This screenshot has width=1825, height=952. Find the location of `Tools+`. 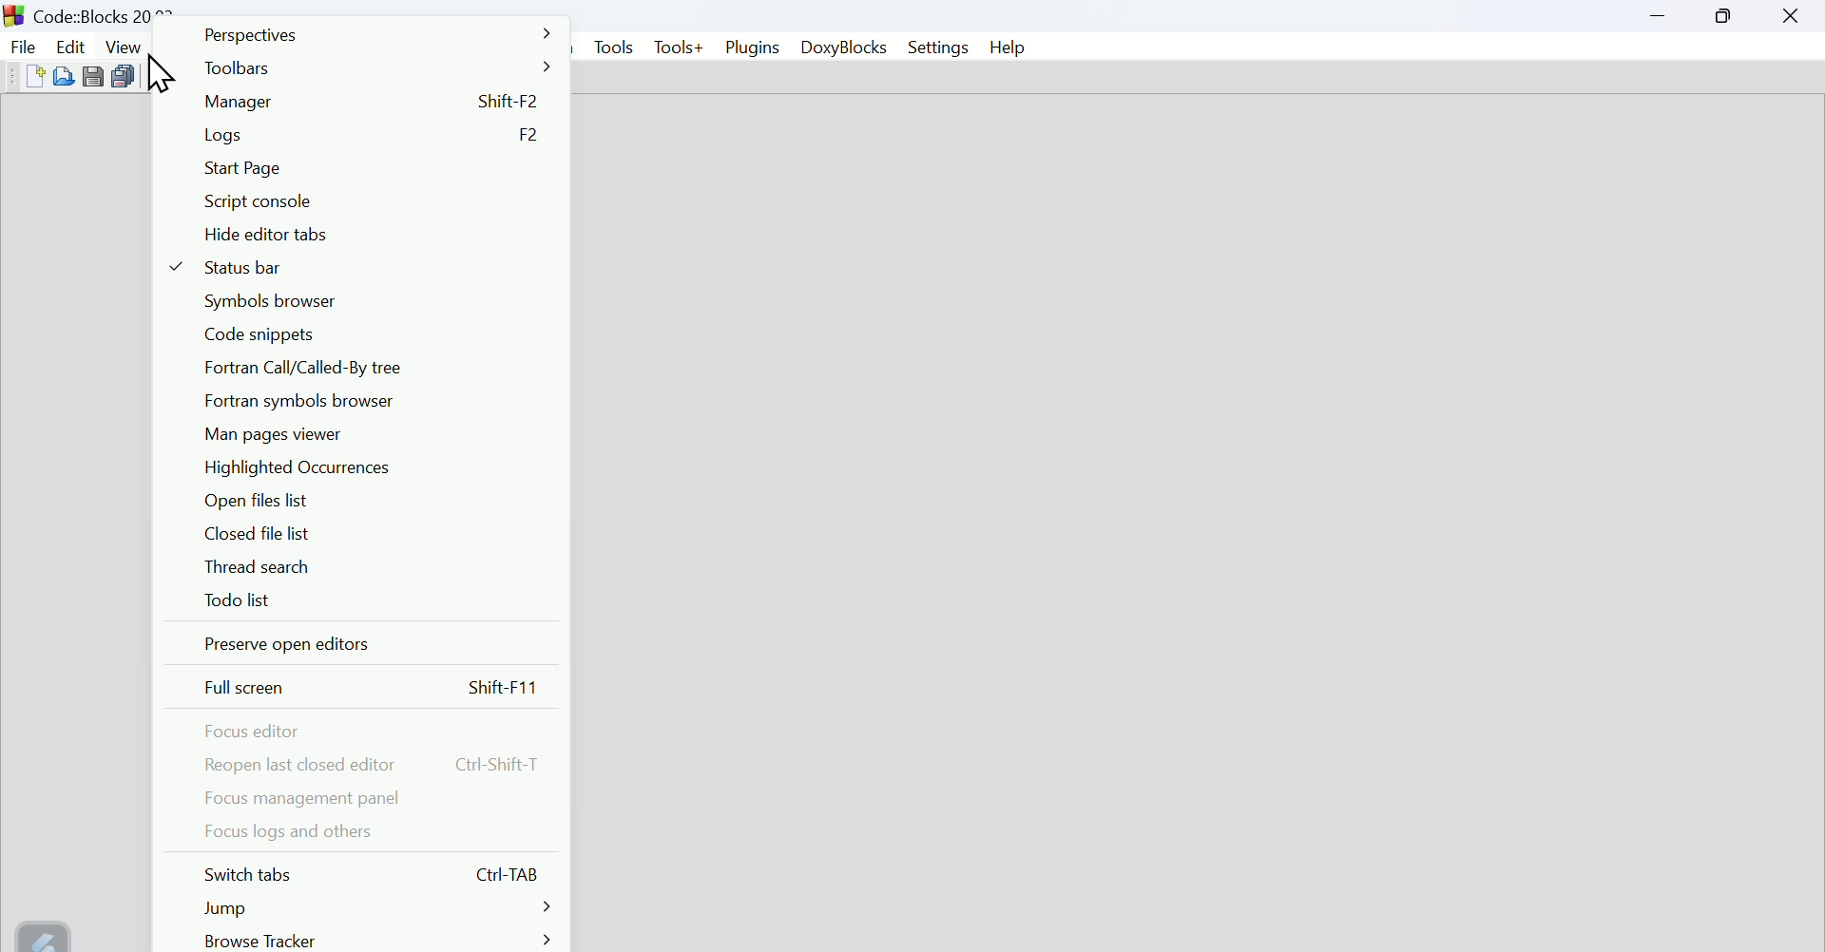

Tools+ is located at coordinates (679, 48).